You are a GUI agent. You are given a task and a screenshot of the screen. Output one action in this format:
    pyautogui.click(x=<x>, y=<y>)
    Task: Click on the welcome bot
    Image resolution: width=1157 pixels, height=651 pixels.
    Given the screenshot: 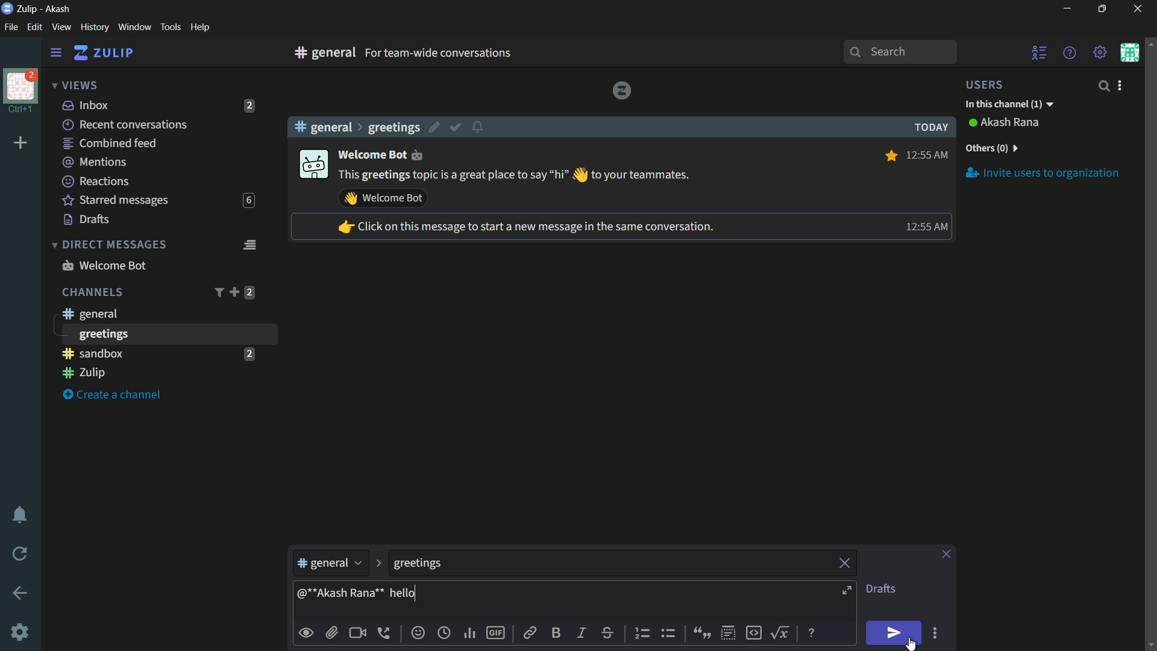 What is the action you would take?
    pyautogui.click(x=382, y=154)
    